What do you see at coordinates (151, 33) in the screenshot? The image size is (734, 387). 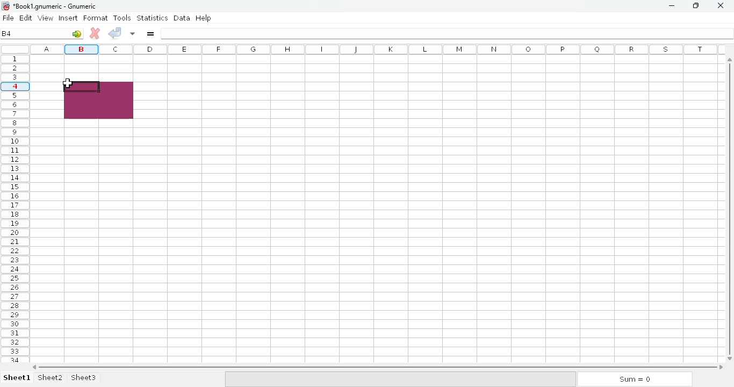 I see `enter formula` at bounding box center [151, 33].